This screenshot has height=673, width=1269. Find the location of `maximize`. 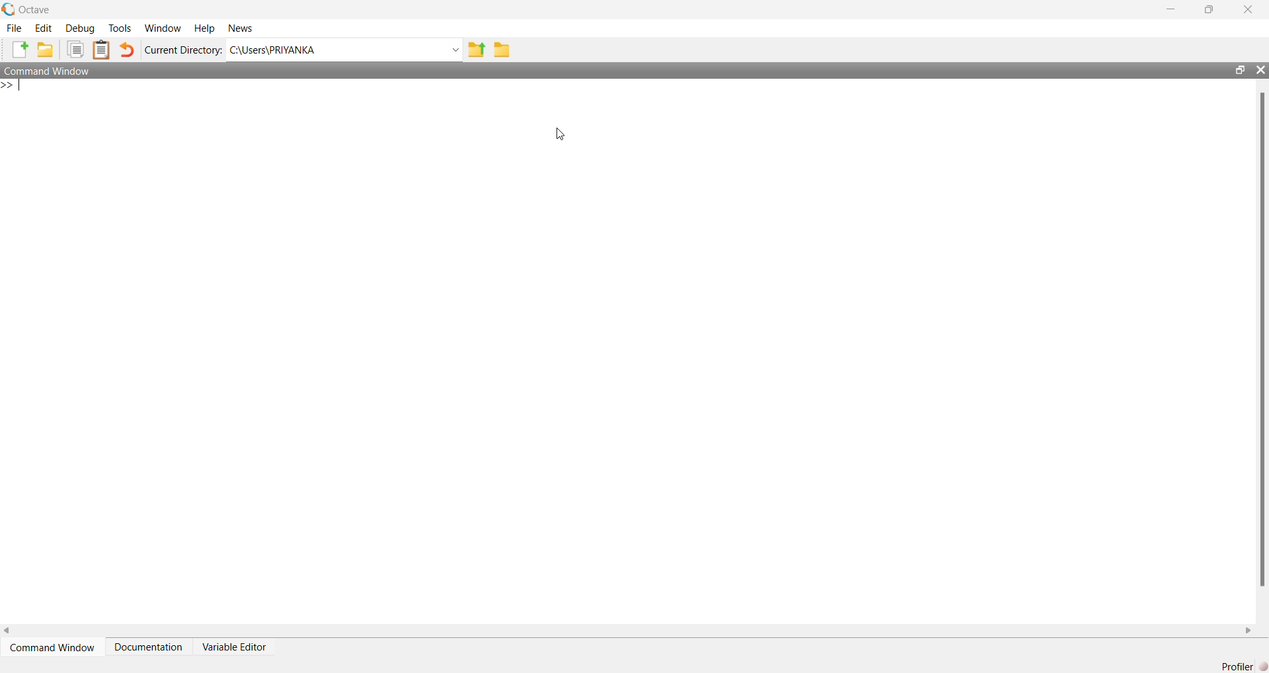

maximize is located at coordinates (1239, 69).